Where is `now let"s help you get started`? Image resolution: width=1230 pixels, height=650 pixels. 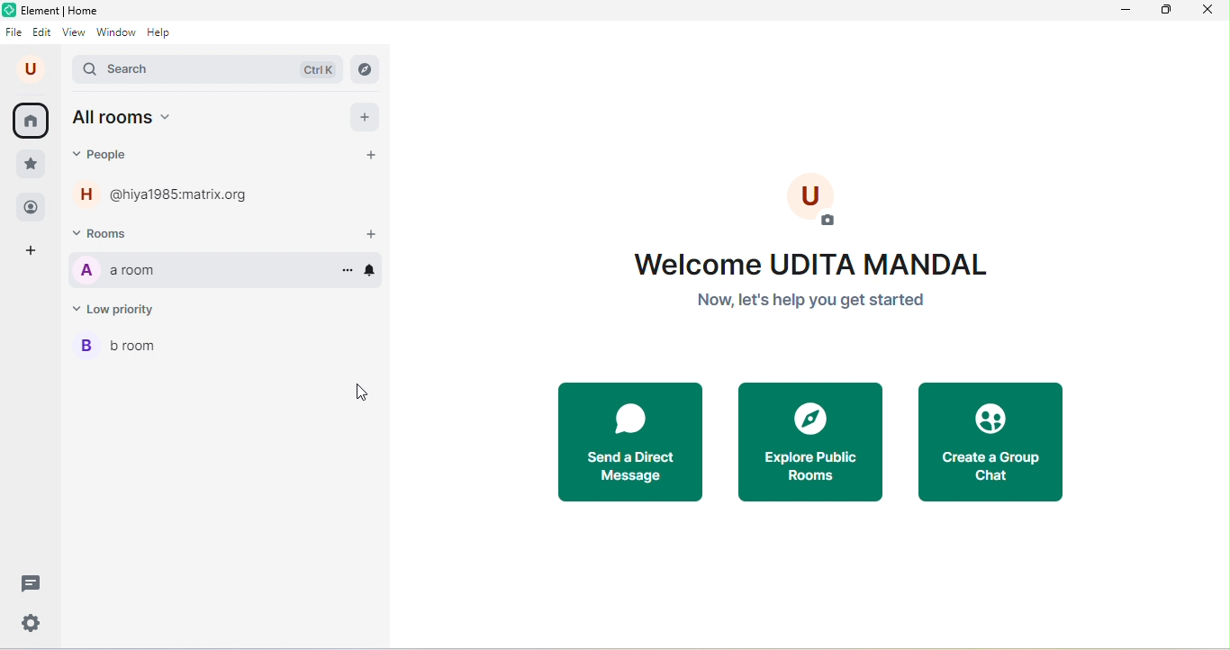
now let"s help you get started is located at coordinates (809, 301).